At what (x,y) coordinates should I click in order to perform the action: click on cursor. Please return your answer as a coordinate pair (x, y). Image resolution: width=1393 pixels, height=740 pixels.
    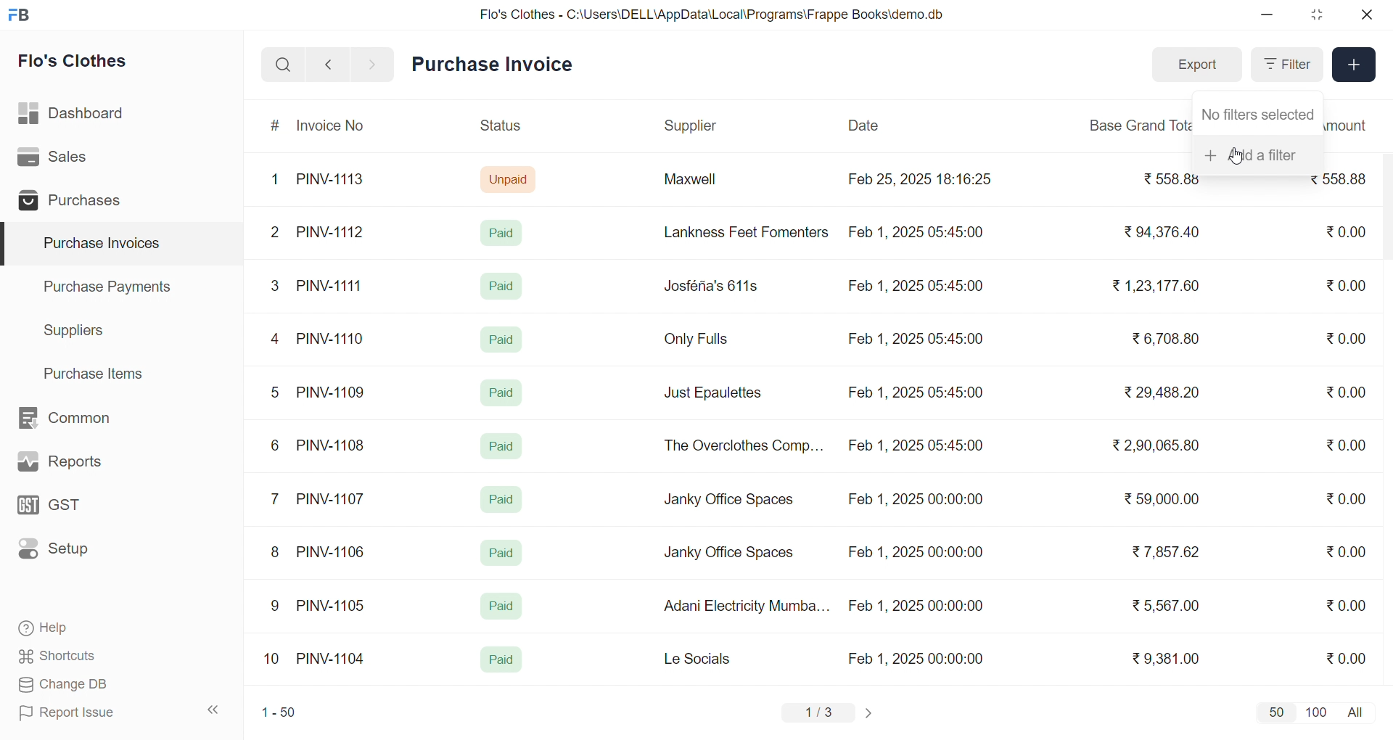
    Looking at the image, I should click on (1236, 156).